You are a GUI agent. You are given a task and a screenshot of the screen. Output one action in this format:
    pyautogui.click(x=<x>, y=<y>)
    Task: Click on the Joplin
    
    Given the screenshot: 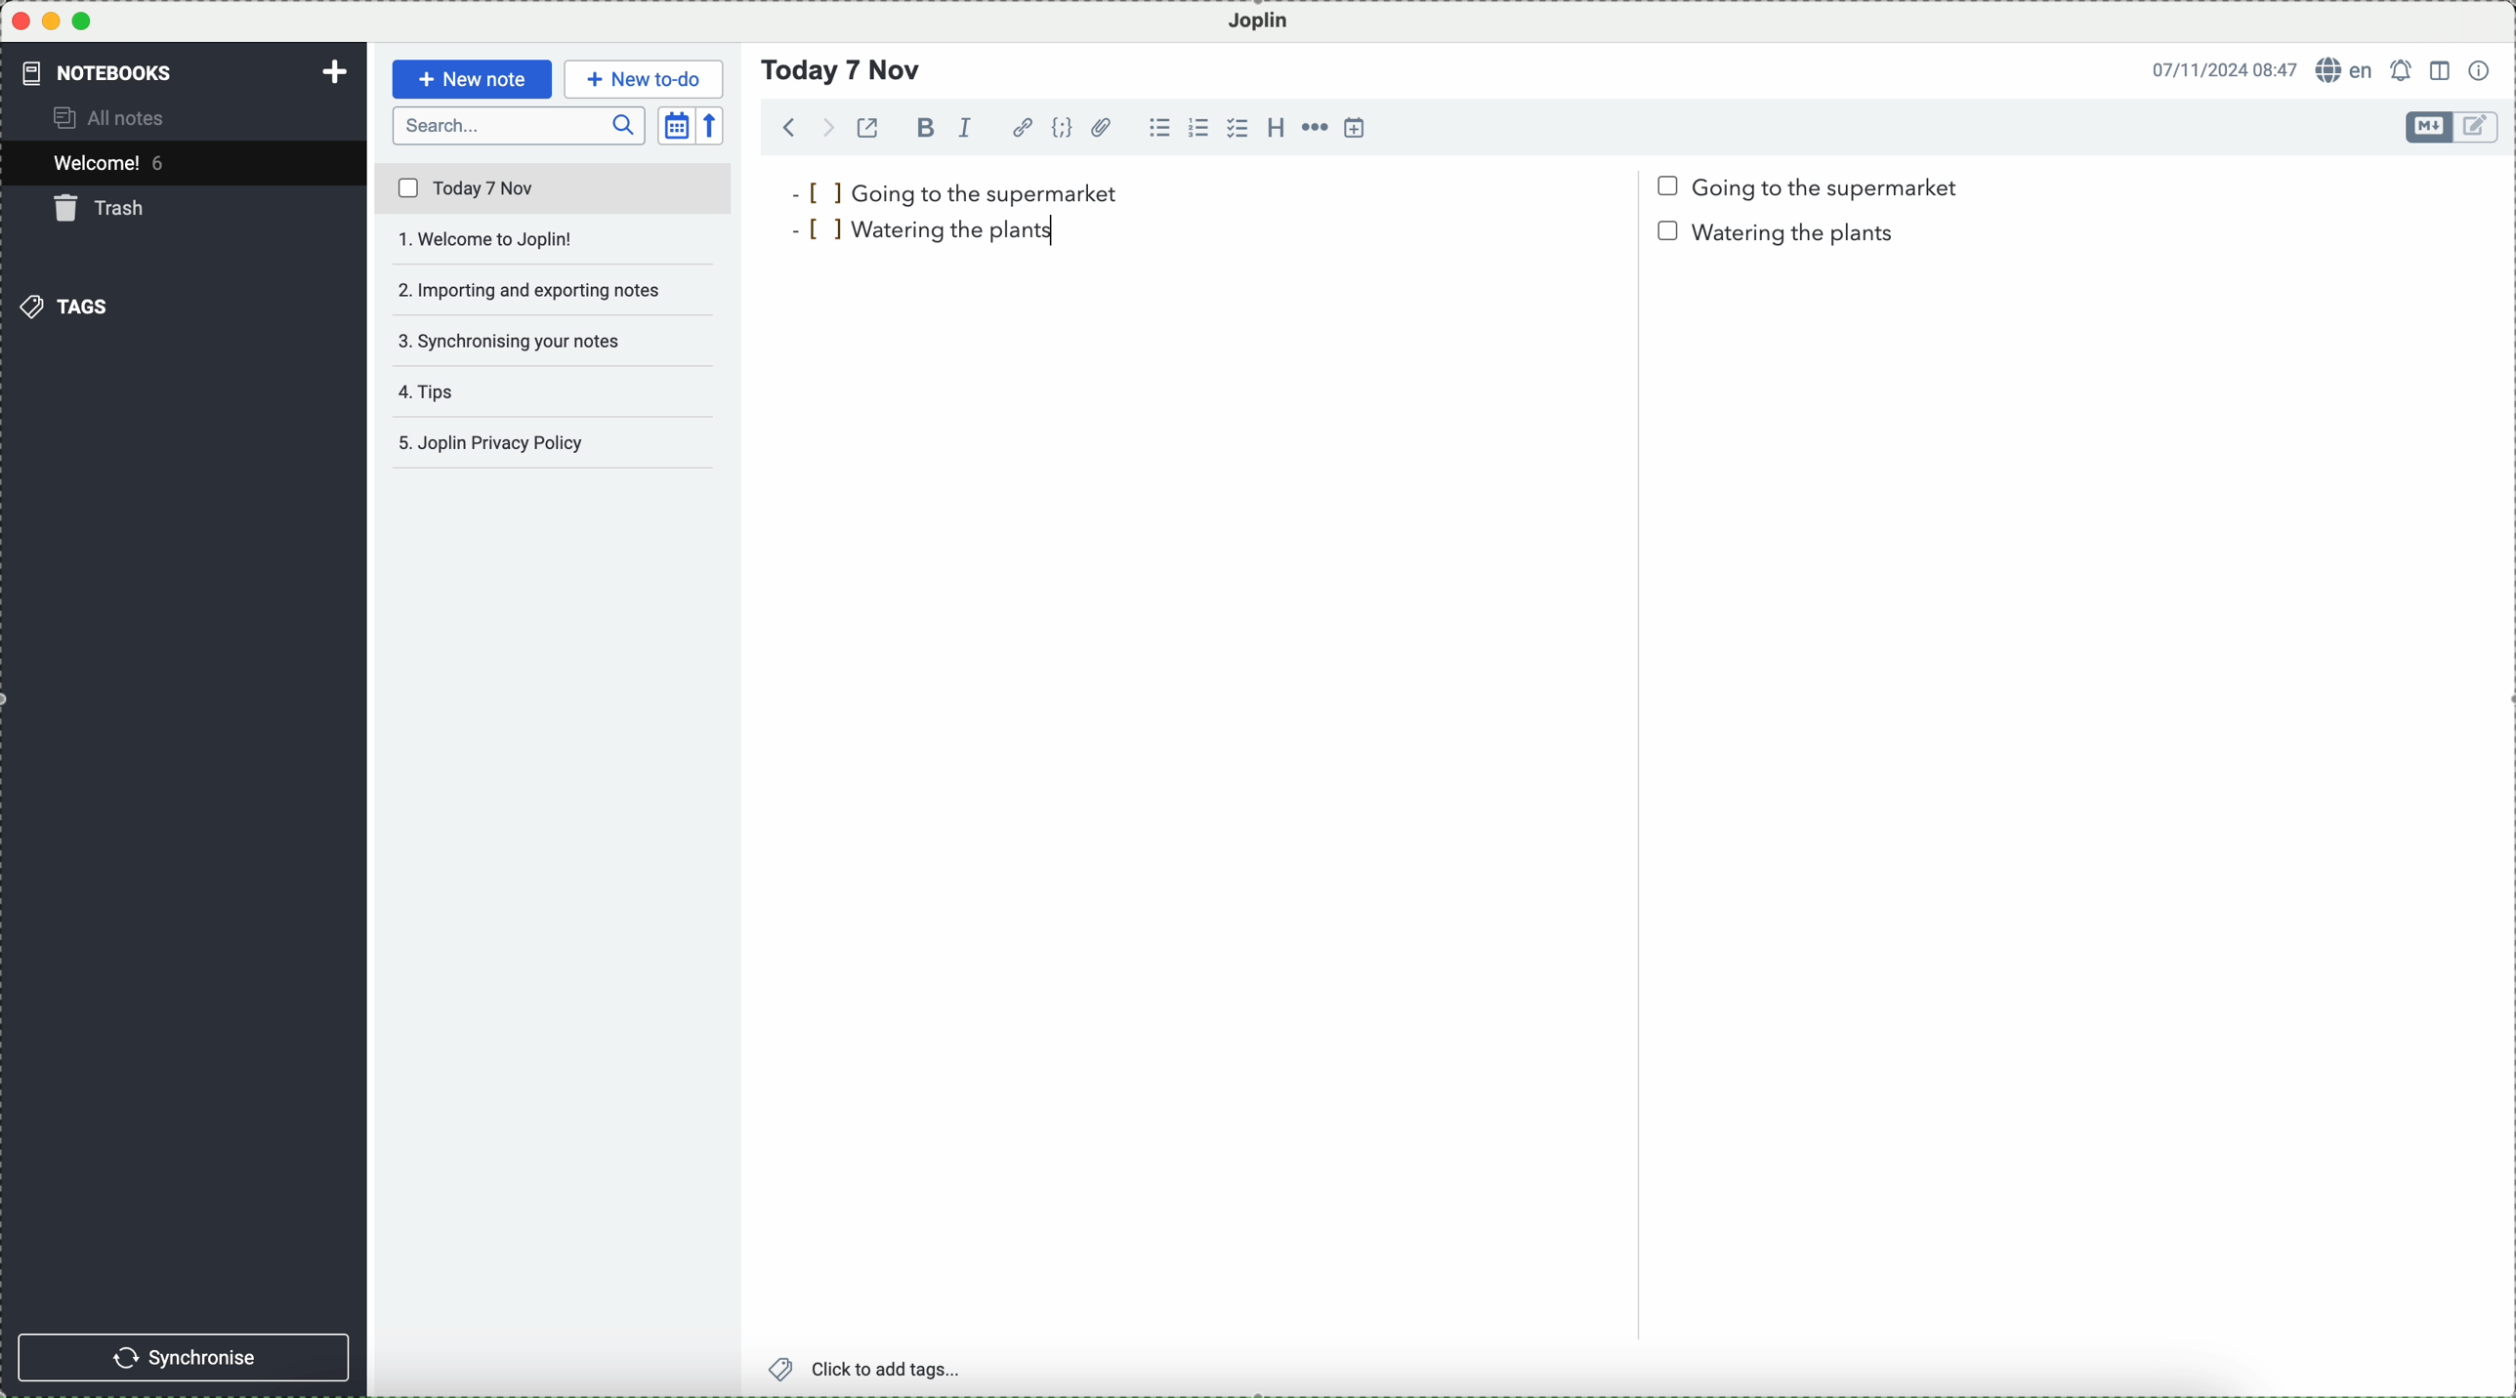 What is the action you would take?
    pyautogui.click(x=1259, y=22)
    